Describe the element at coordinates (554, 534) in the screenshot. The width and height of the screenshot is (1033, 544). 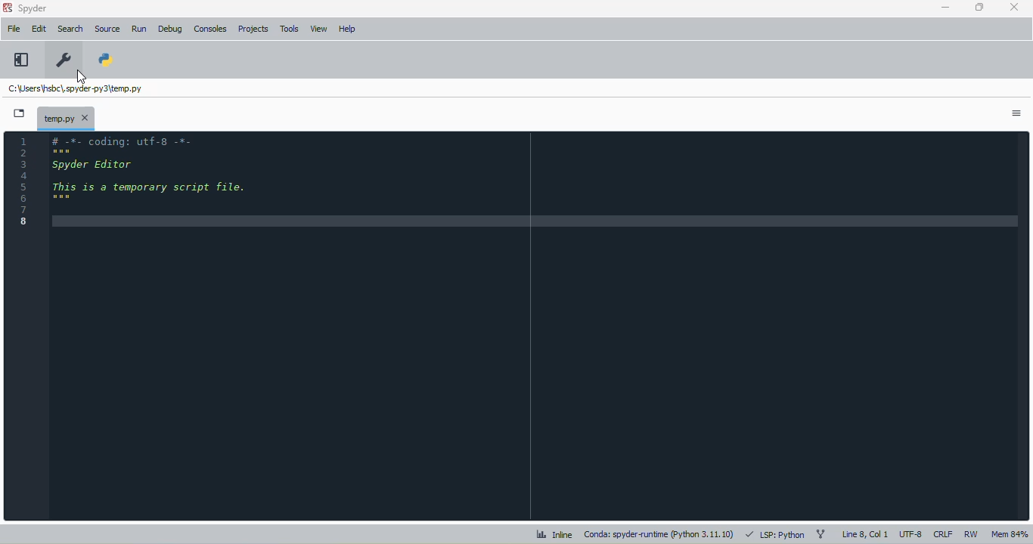
I see `inline` at that location.